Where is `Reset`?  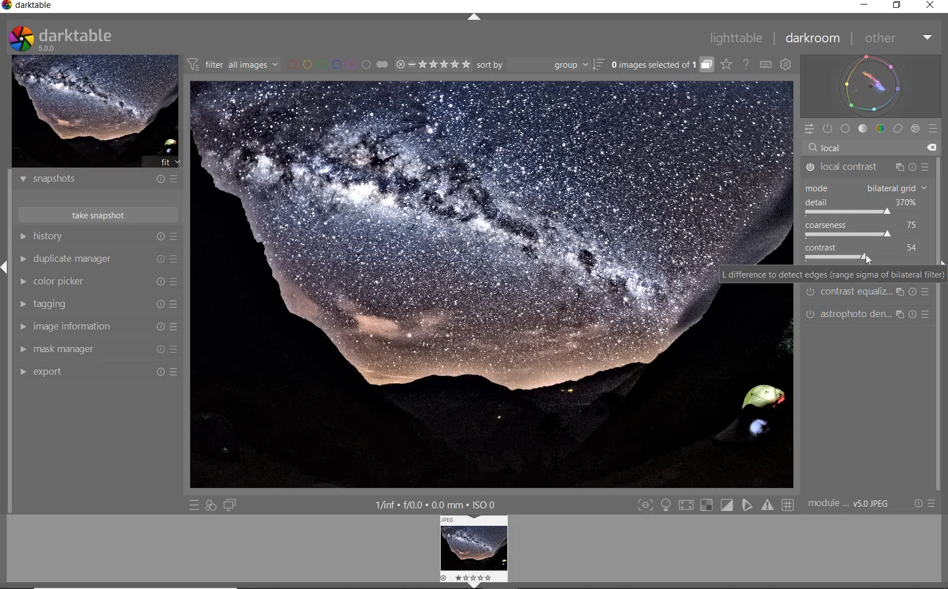 Reset is located at coordinates (158, 372).